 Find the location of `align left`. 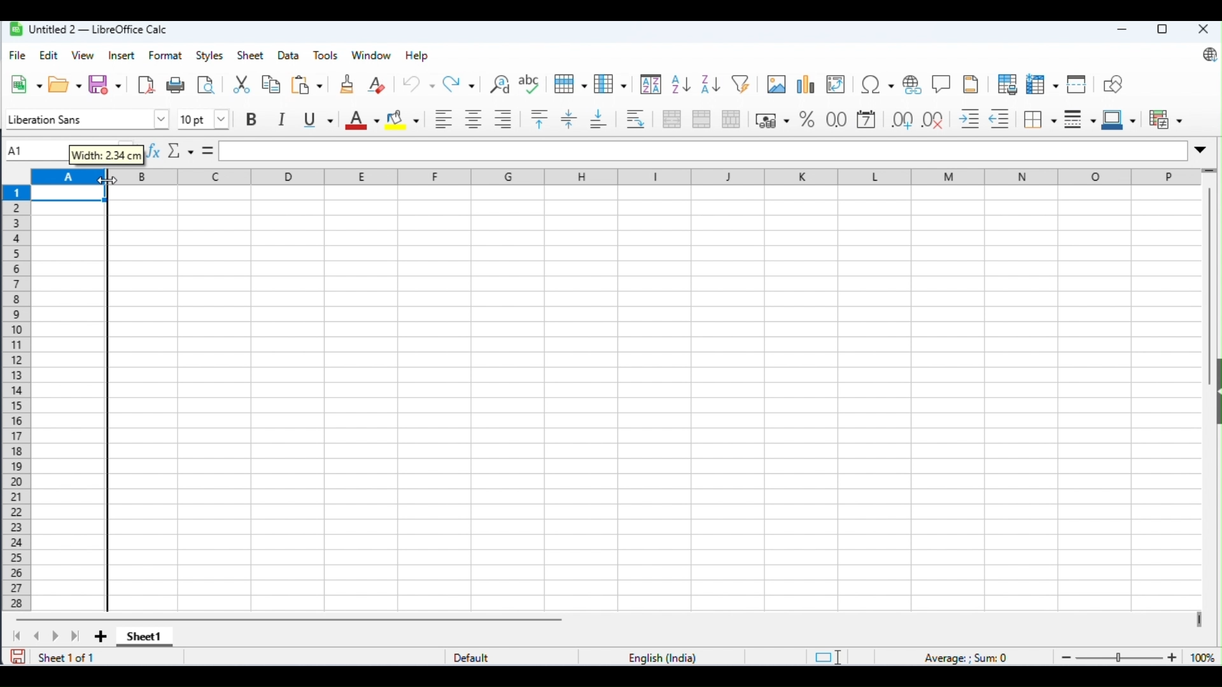

align left is located at coordinates (444, 118).